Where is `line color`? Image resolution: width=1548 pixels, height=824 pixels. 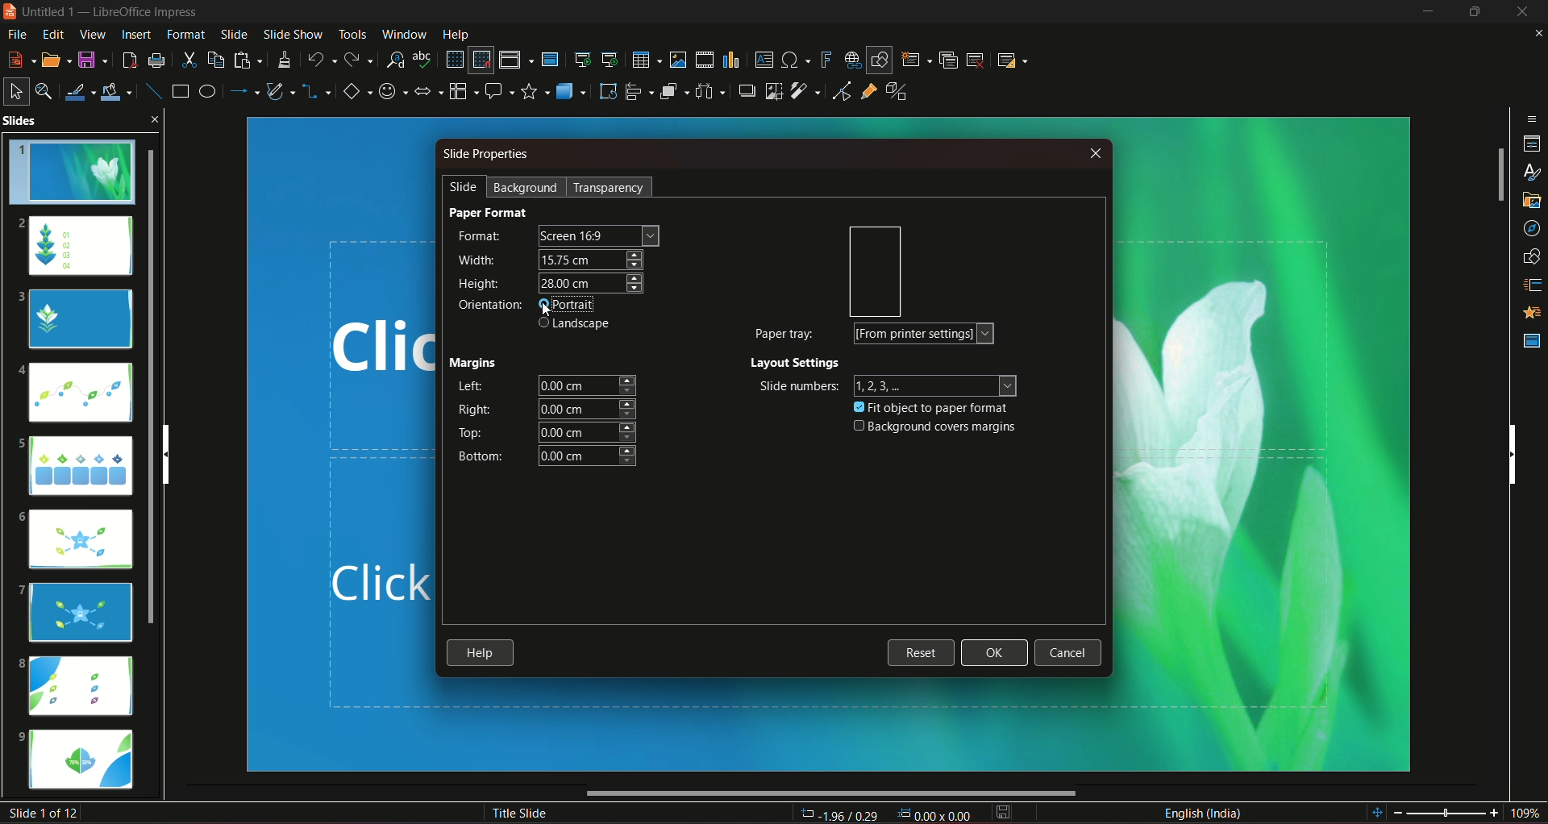
line color is located at coordinates (81, 90).